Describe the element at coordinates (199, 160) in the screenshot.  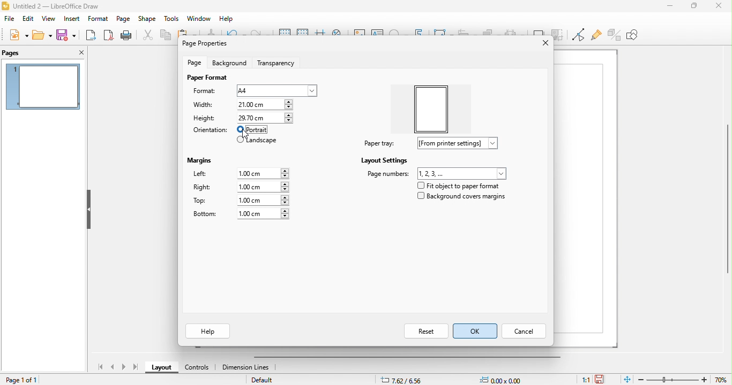
I see `margins` at that location.